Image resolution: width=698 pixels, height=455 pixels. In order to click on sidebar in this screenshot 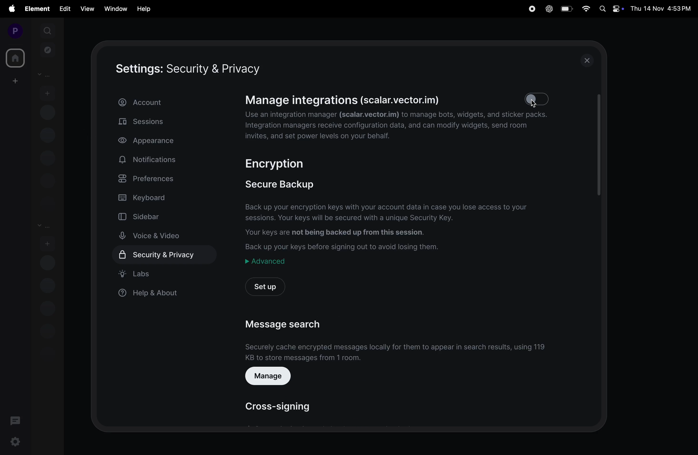, I will do `click(141, 217)`.